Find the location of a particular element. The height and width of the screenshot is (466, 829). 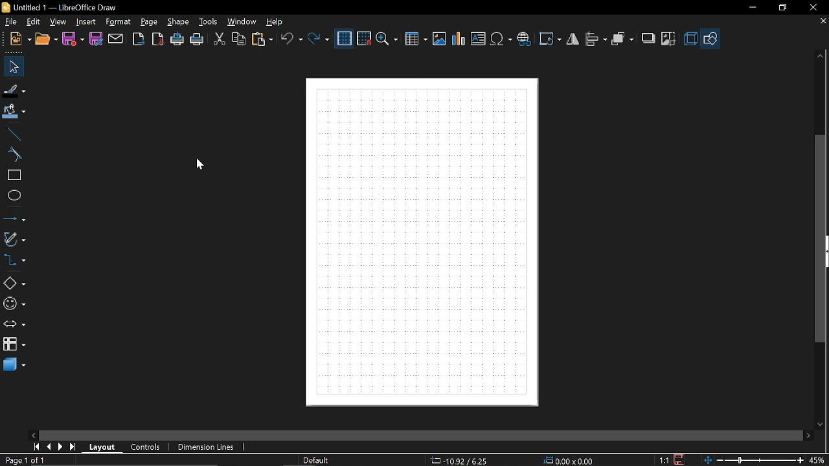

ellipse is located at coordinates (12, 195).